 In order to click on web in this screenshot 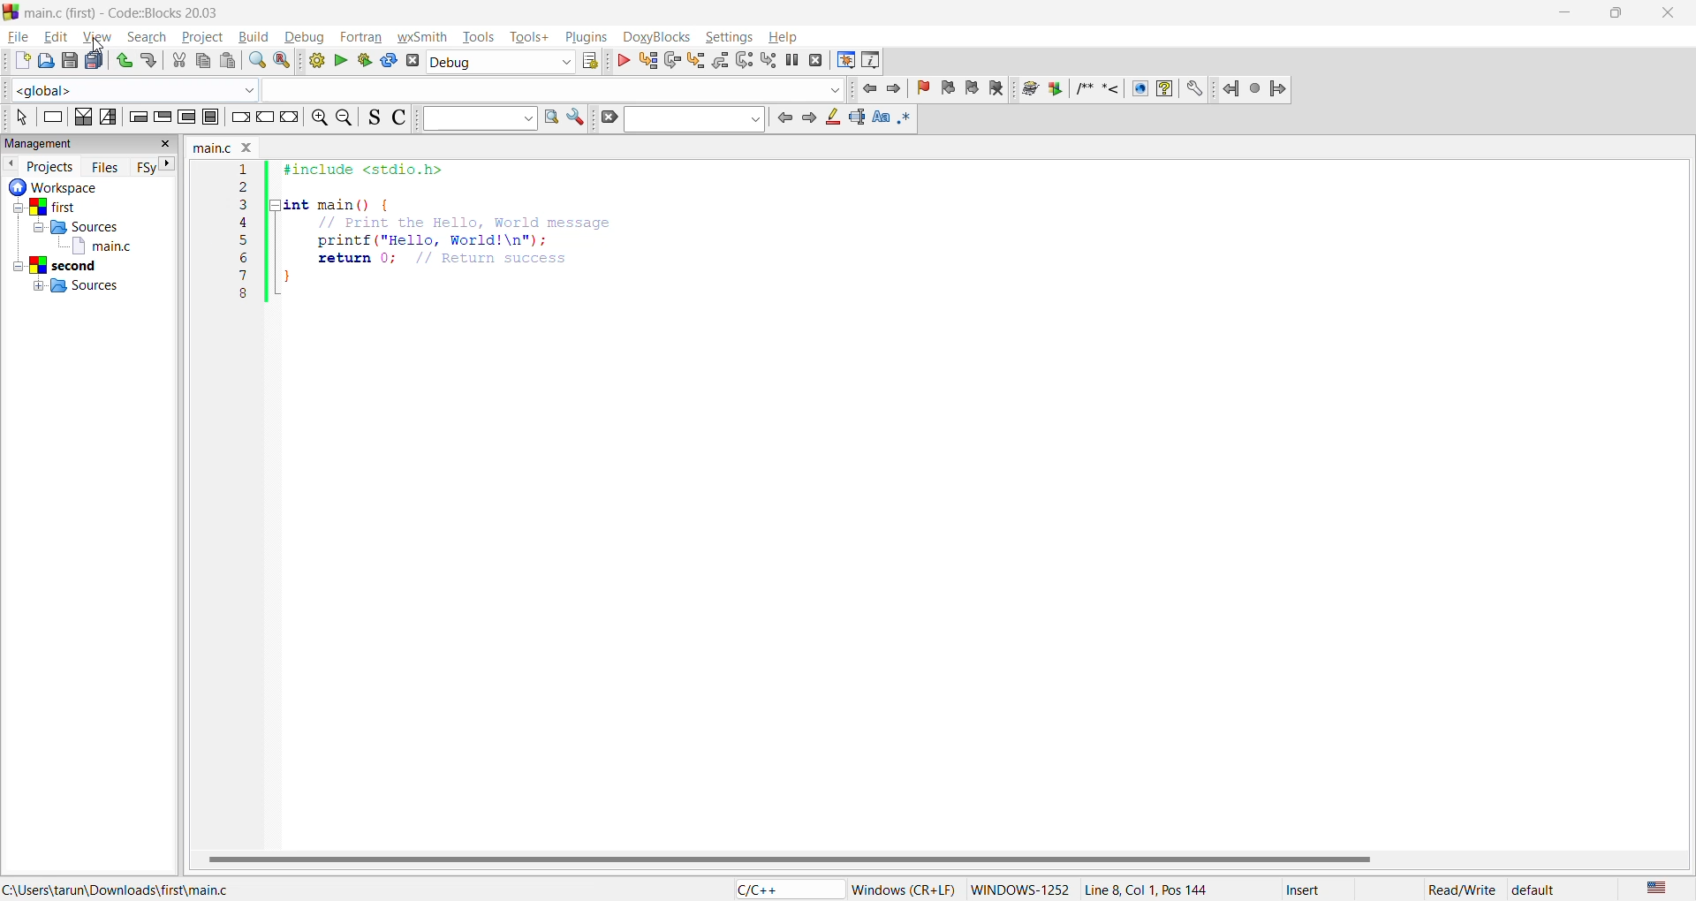, I will do `click(1140, 88)`.